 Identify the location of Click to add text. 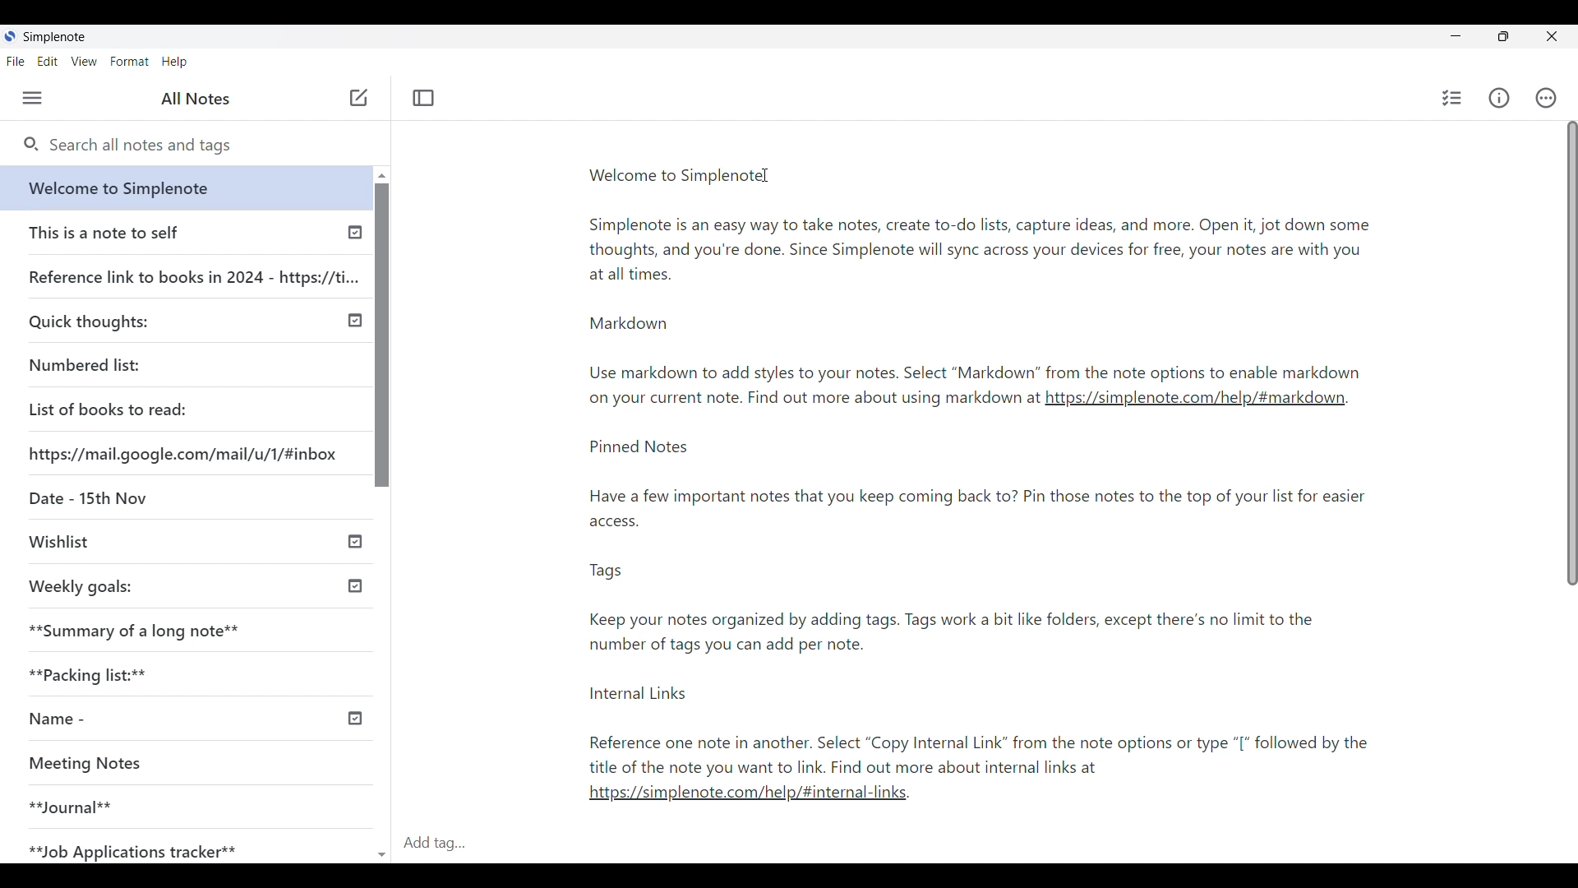
(359, 98).